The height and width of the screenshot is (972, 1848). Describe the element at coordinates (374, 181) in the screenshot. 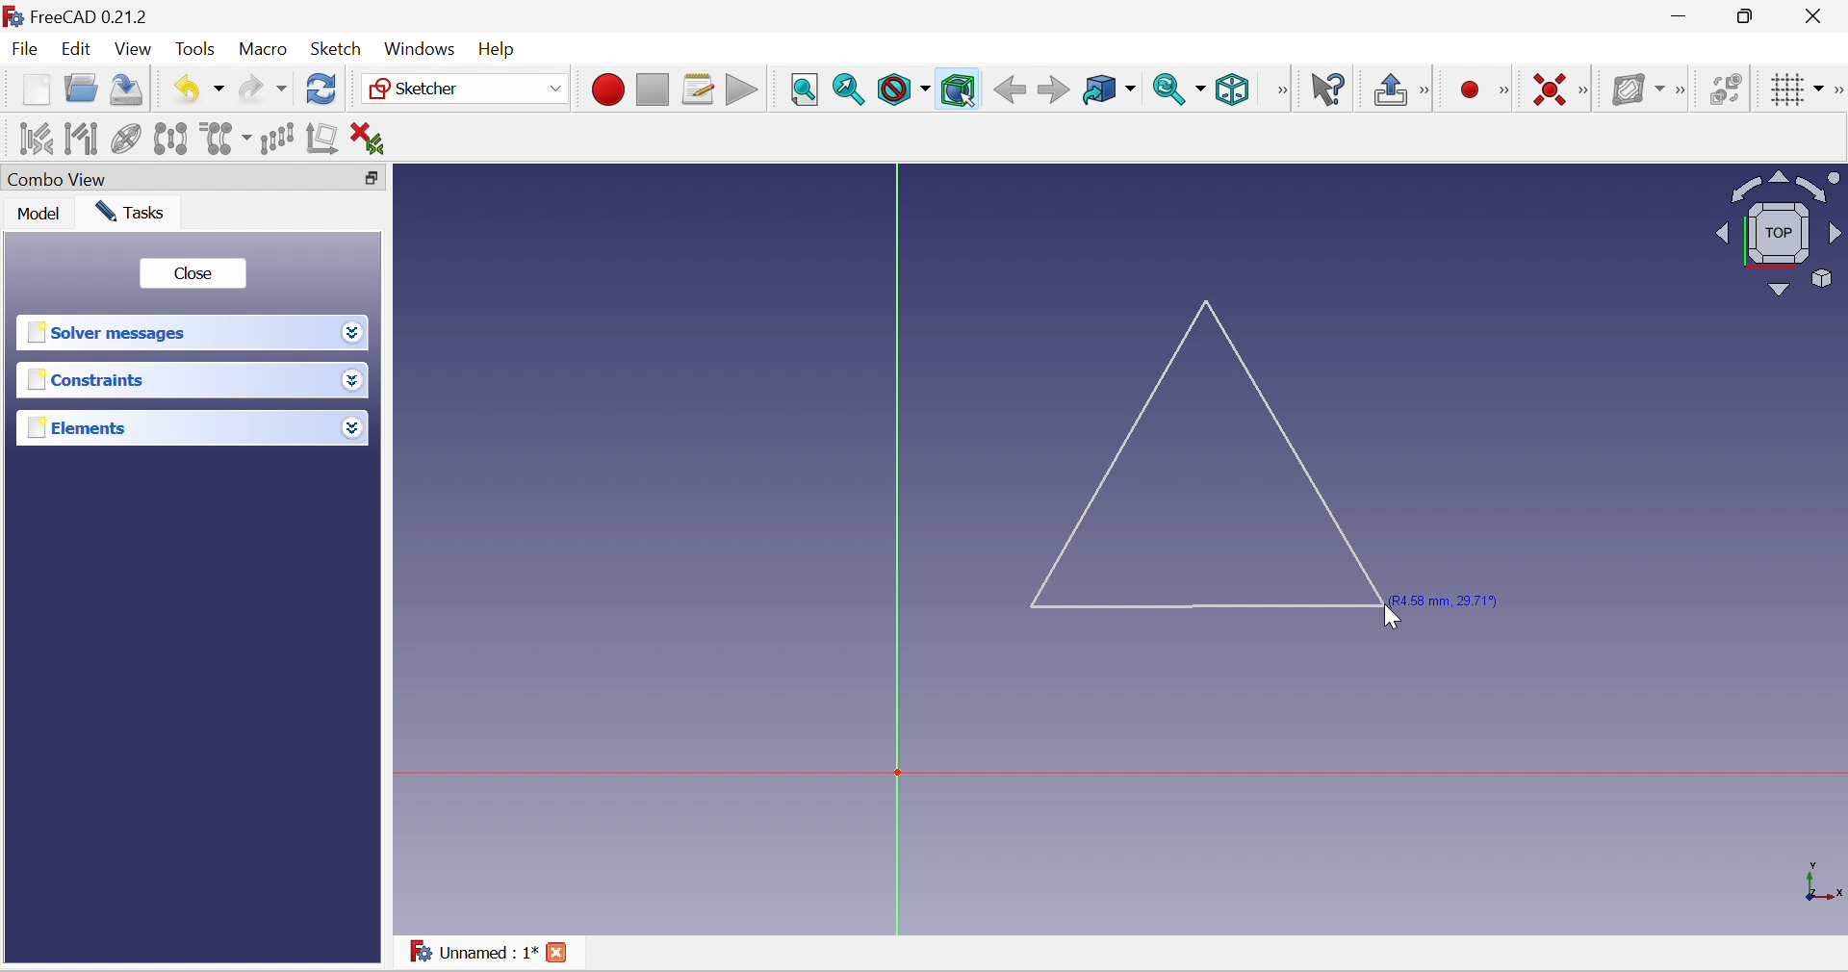

I see `Restore down` at that location.